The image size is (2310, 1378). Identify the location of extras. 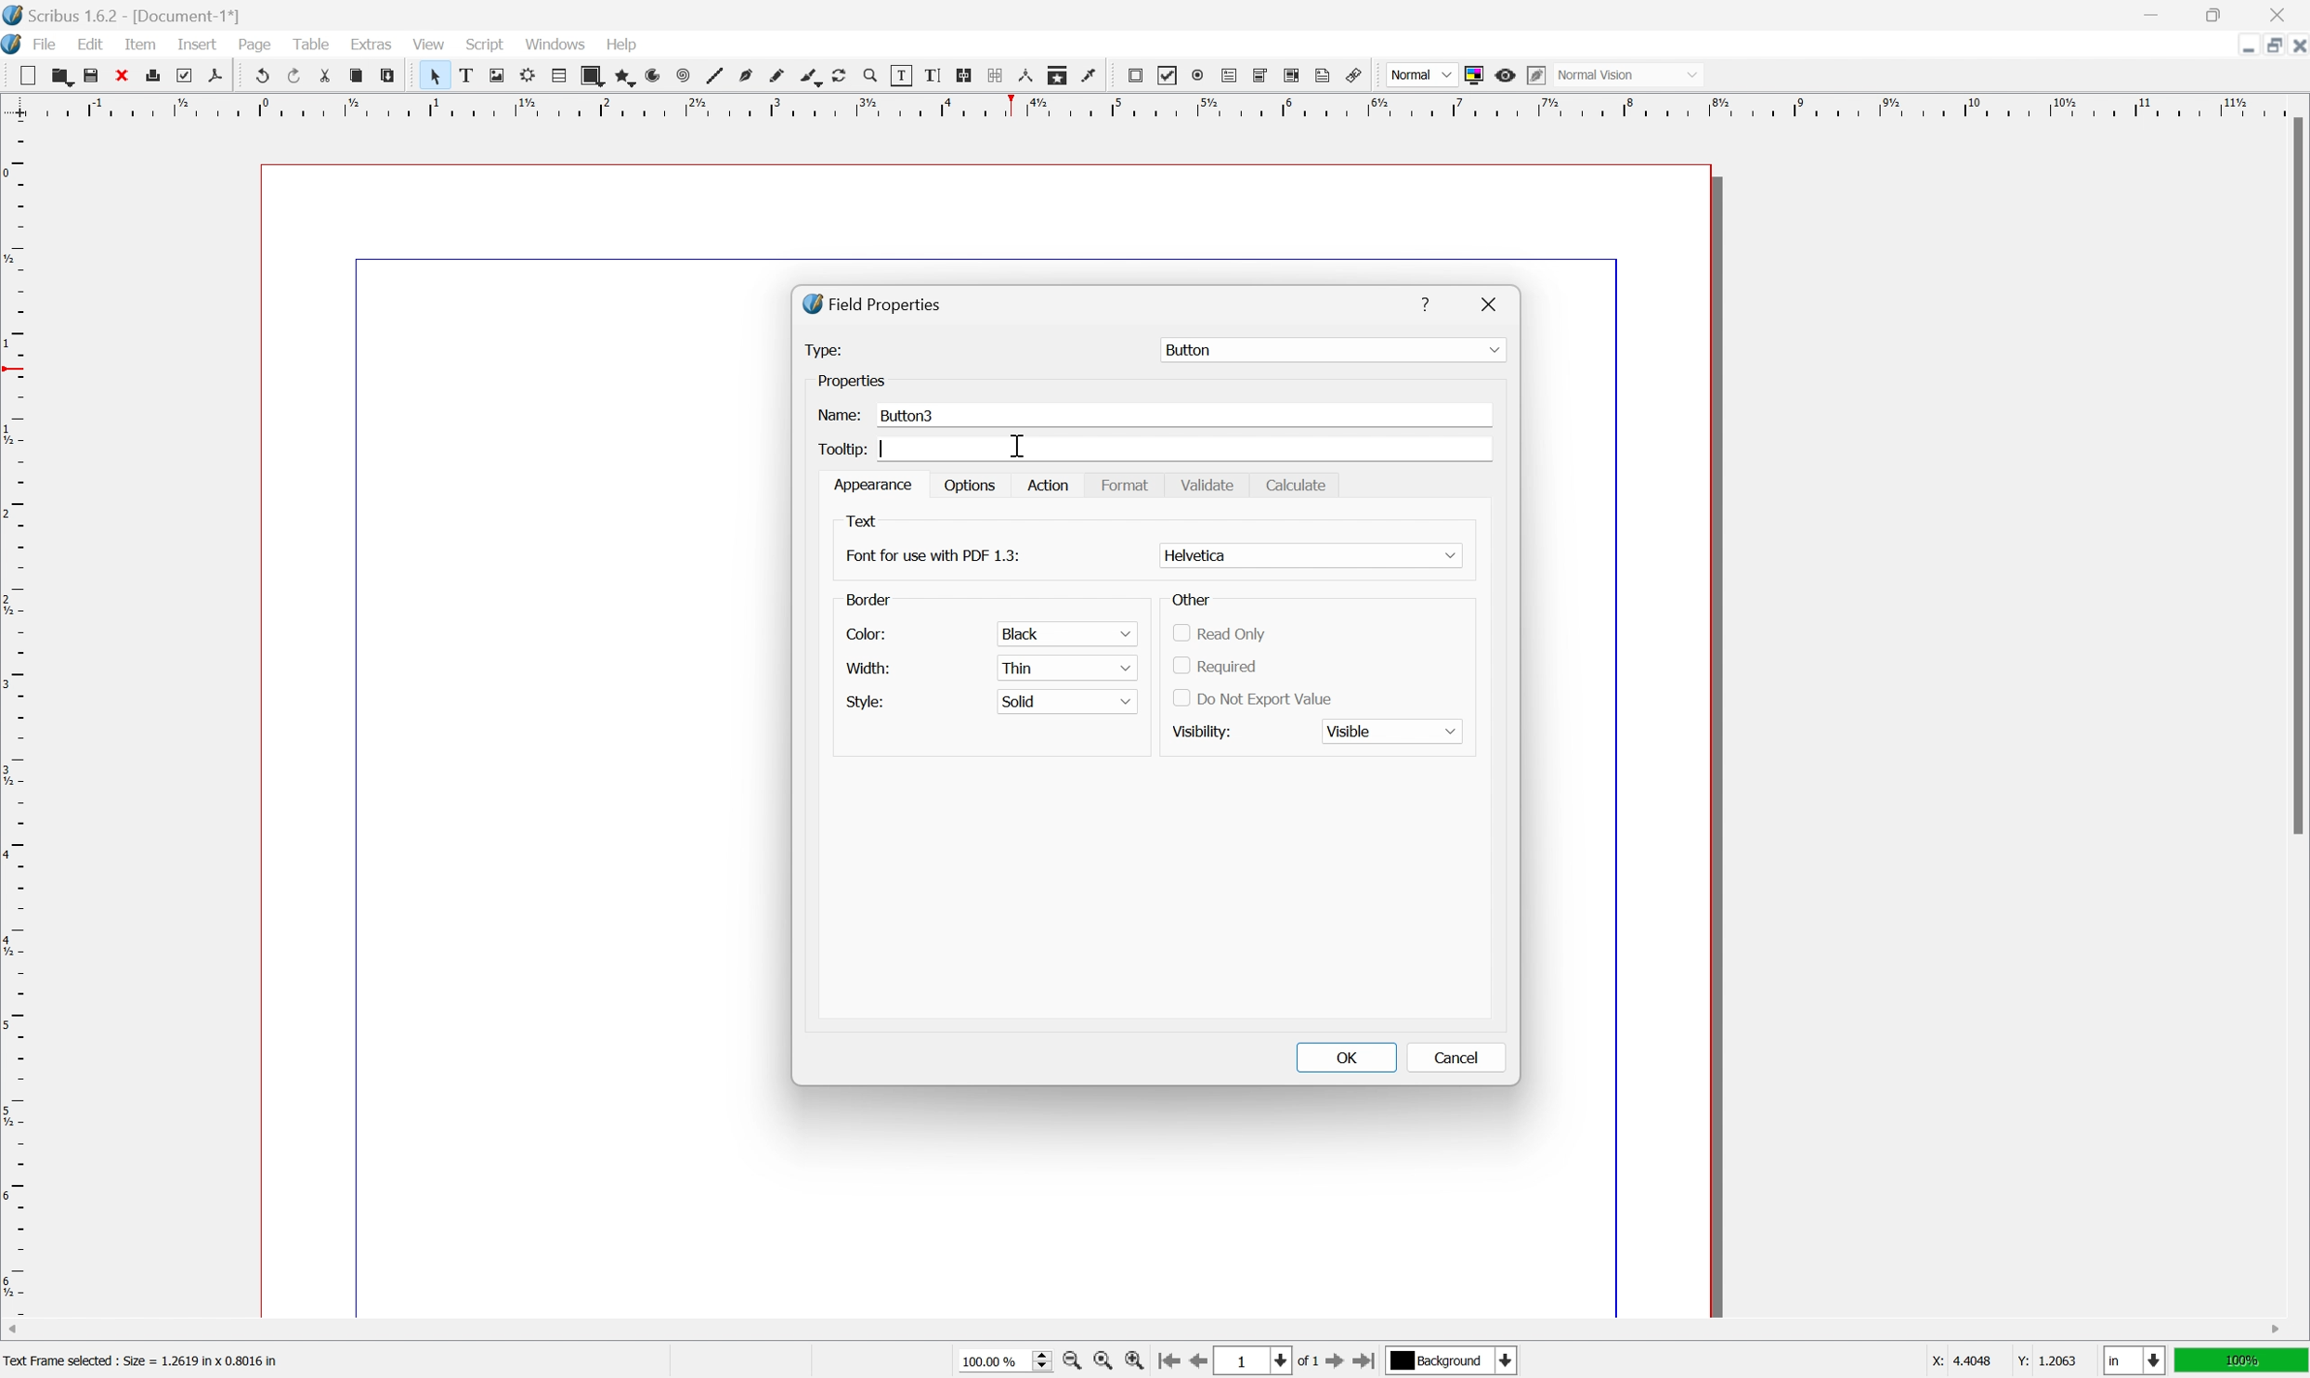
(372, 45).